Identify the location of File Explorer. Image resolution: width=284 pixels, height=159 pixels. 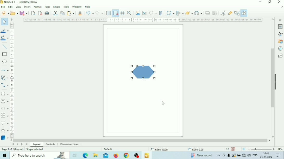
(96, 155).